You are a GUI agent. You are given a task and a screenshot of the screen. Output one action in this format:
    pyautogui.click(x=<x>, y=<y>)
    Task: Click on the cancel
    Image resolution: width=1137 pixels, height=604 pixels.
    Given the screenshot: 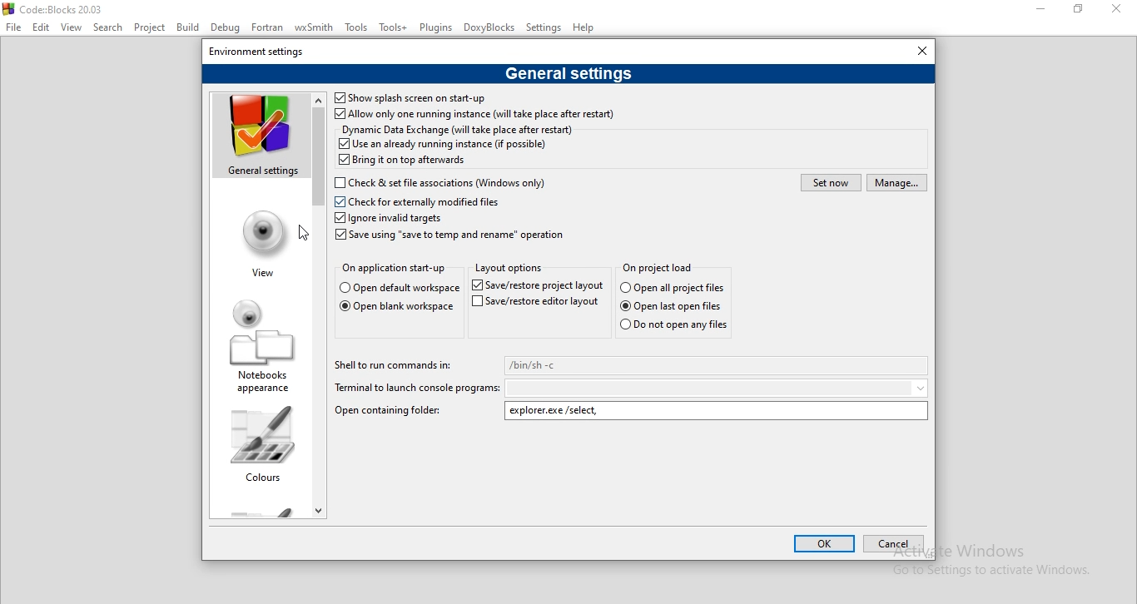 What is the action you would take?
    pyautogui.click(x=892, y=545)
    